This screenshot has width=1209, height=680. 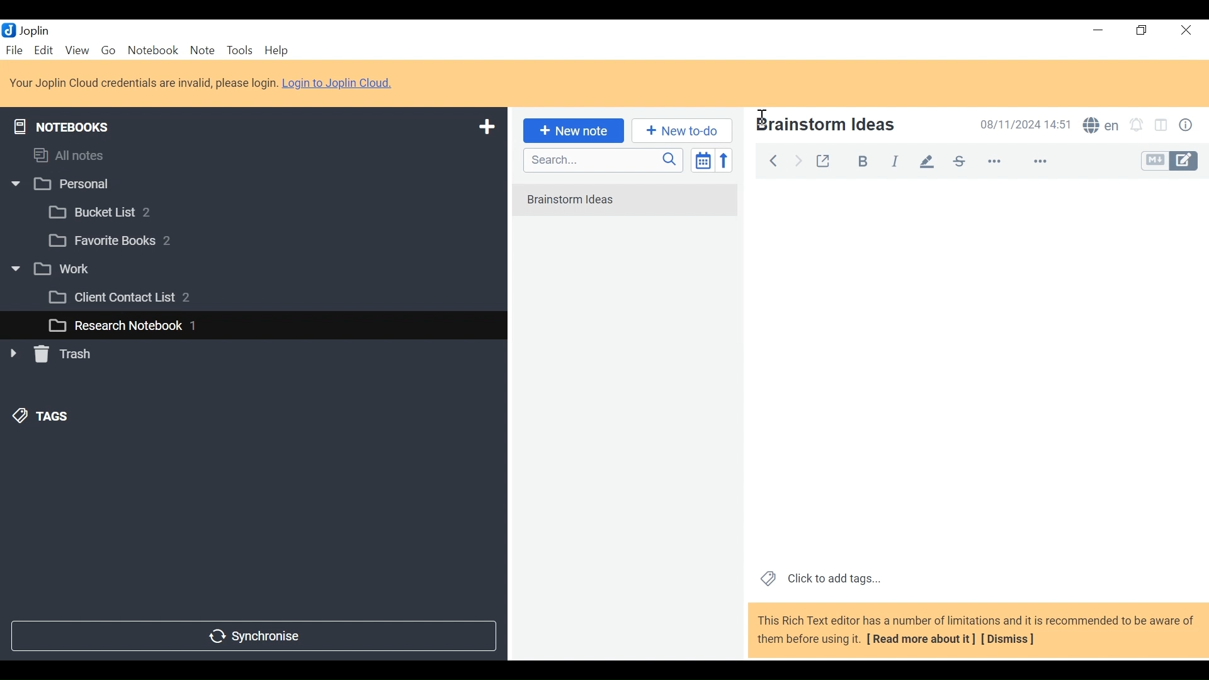 I want to click on Click to add tags, so click(x=818, y=577).